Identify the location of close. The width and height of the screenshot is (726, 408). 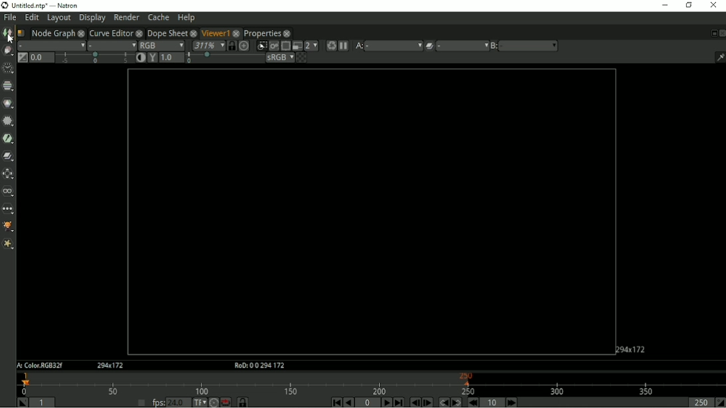
(237, 33).